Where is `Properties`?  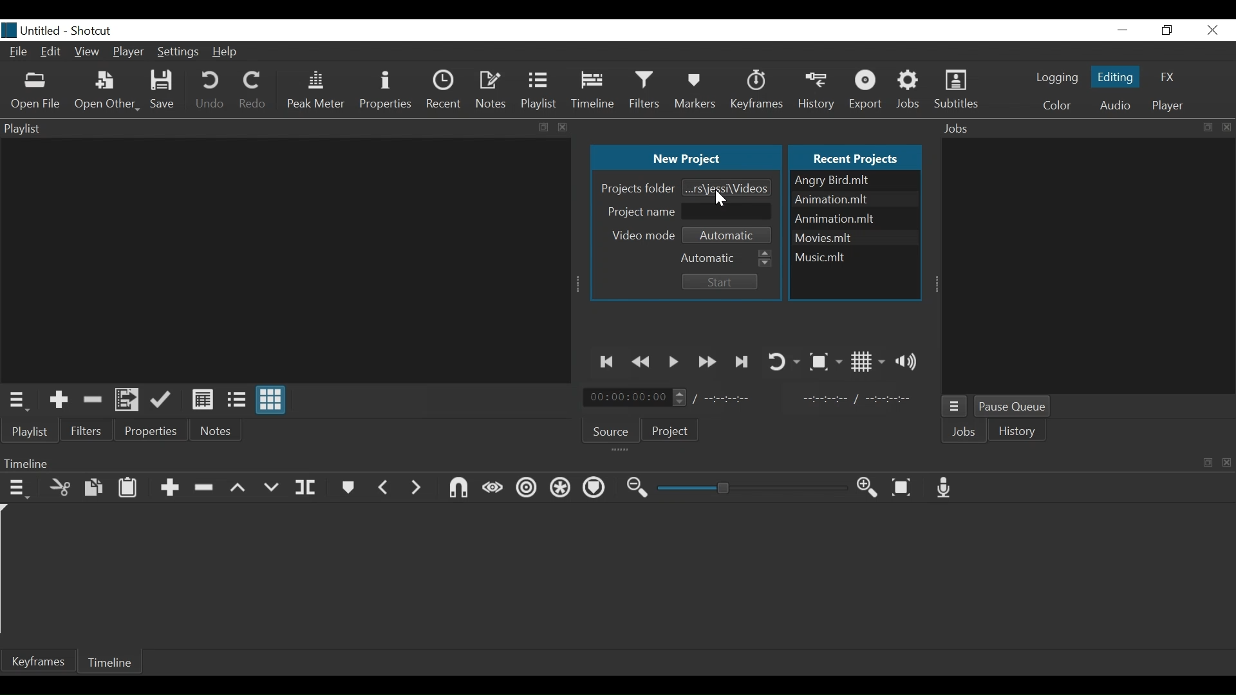 Properties is located at coordinates (152, 430).